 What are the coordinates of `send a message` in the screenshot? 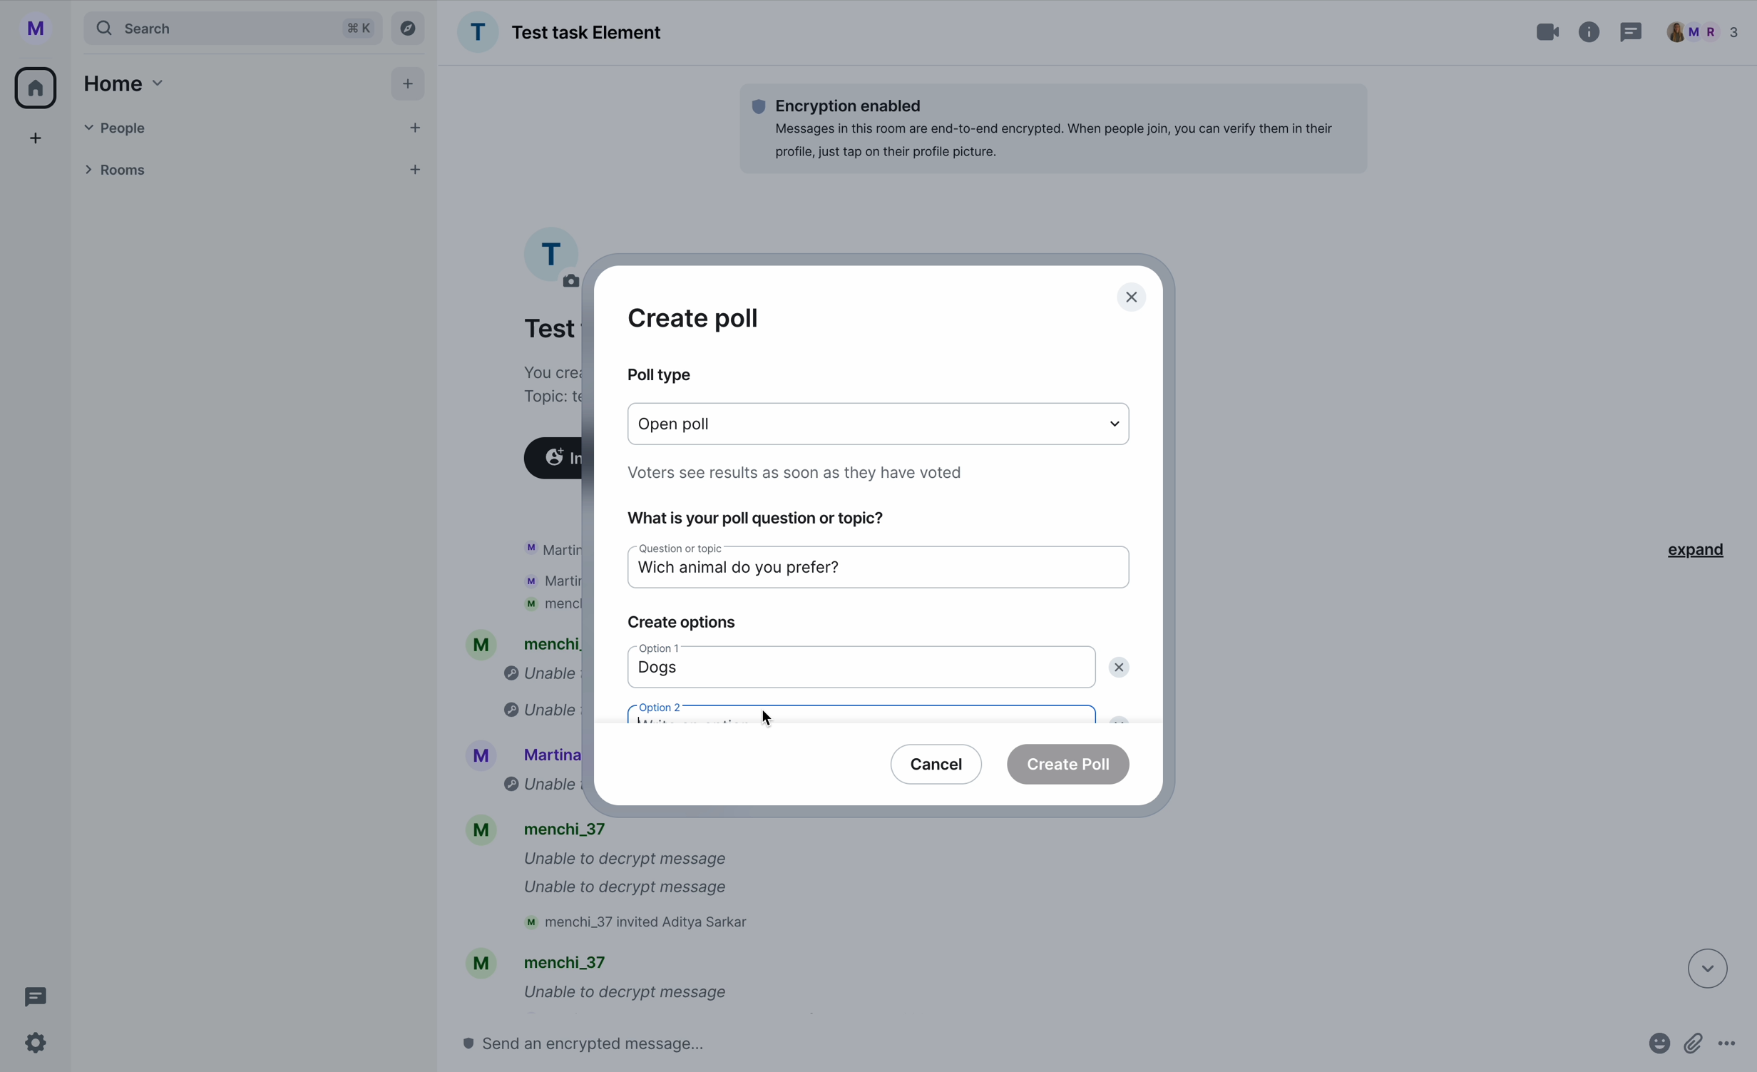 It's located at (614, 1043).